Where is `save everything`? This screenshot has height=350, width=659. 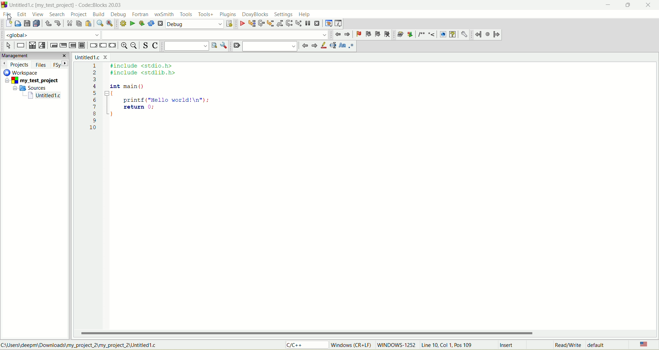 save everything is located at coordinates (36, 24).